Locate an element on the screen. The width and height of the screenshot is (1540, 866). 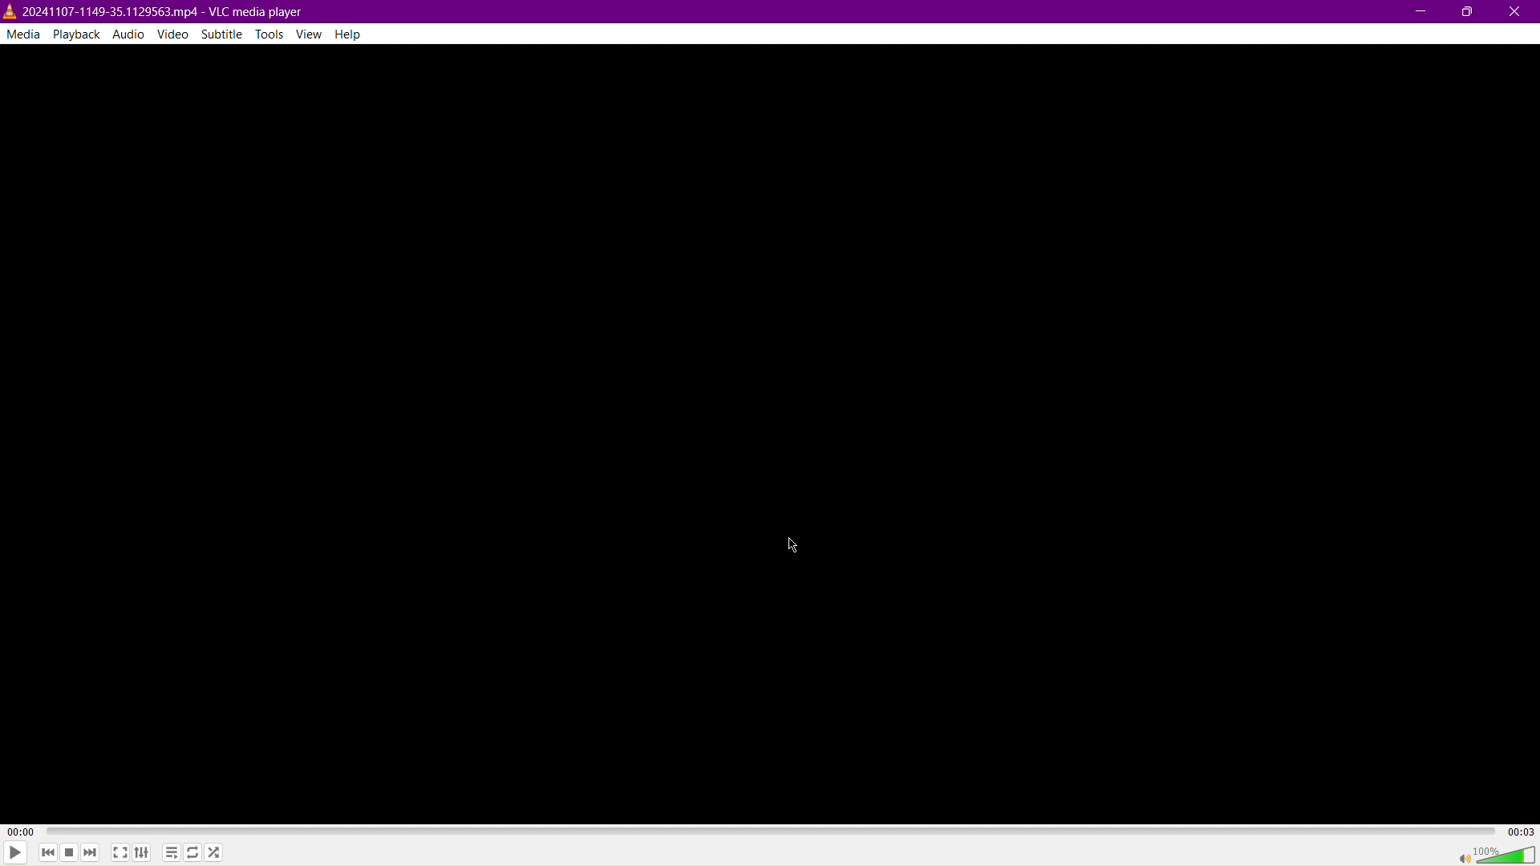
Skip Back is located at coordinates (47, 853).